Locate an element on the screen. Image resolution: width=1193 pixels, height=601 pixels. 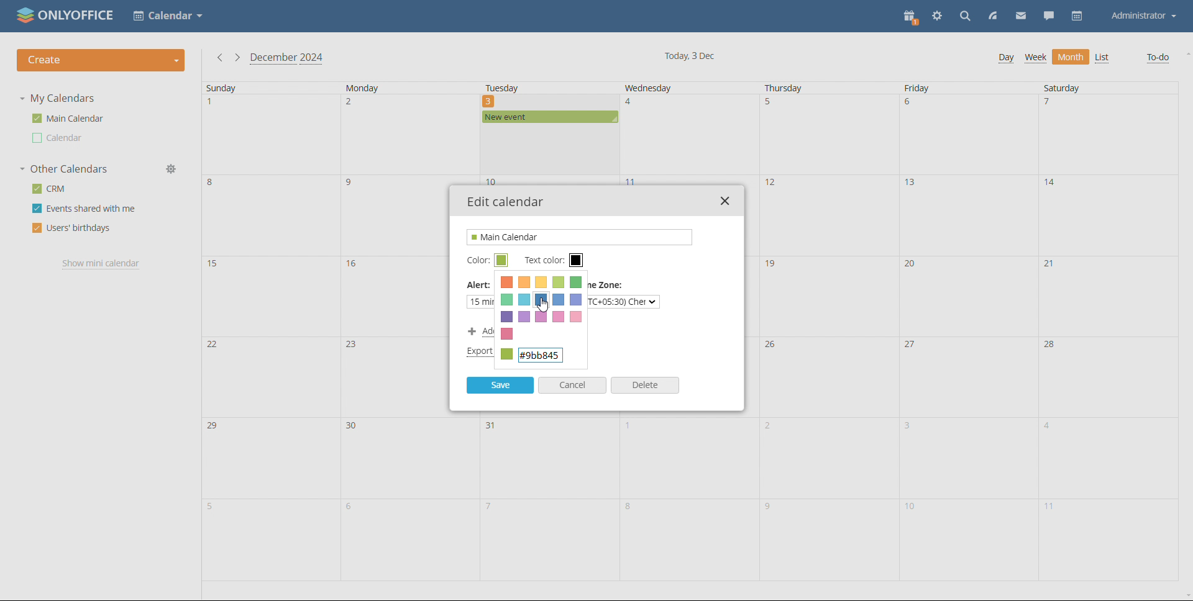
search is located at coordinates (965, 17).